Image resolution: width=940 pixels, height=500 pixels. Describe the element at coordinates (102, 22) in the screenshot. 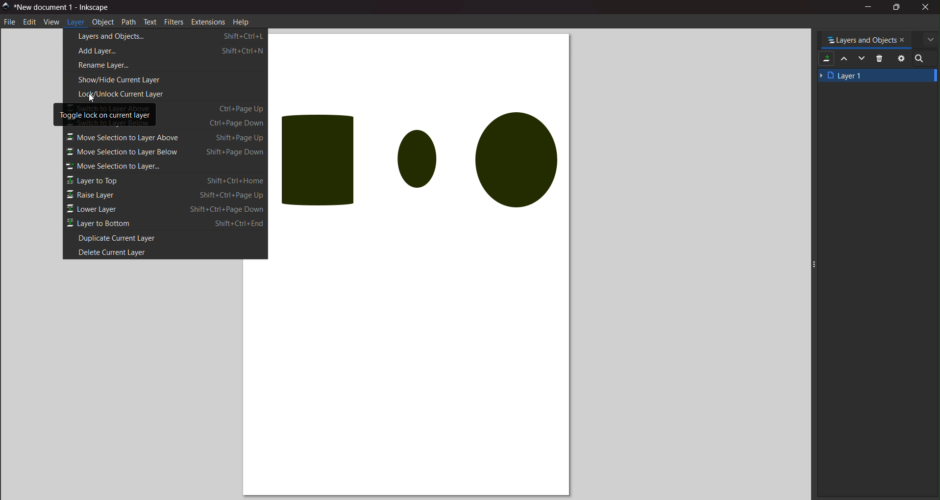

I see `object` at that location.